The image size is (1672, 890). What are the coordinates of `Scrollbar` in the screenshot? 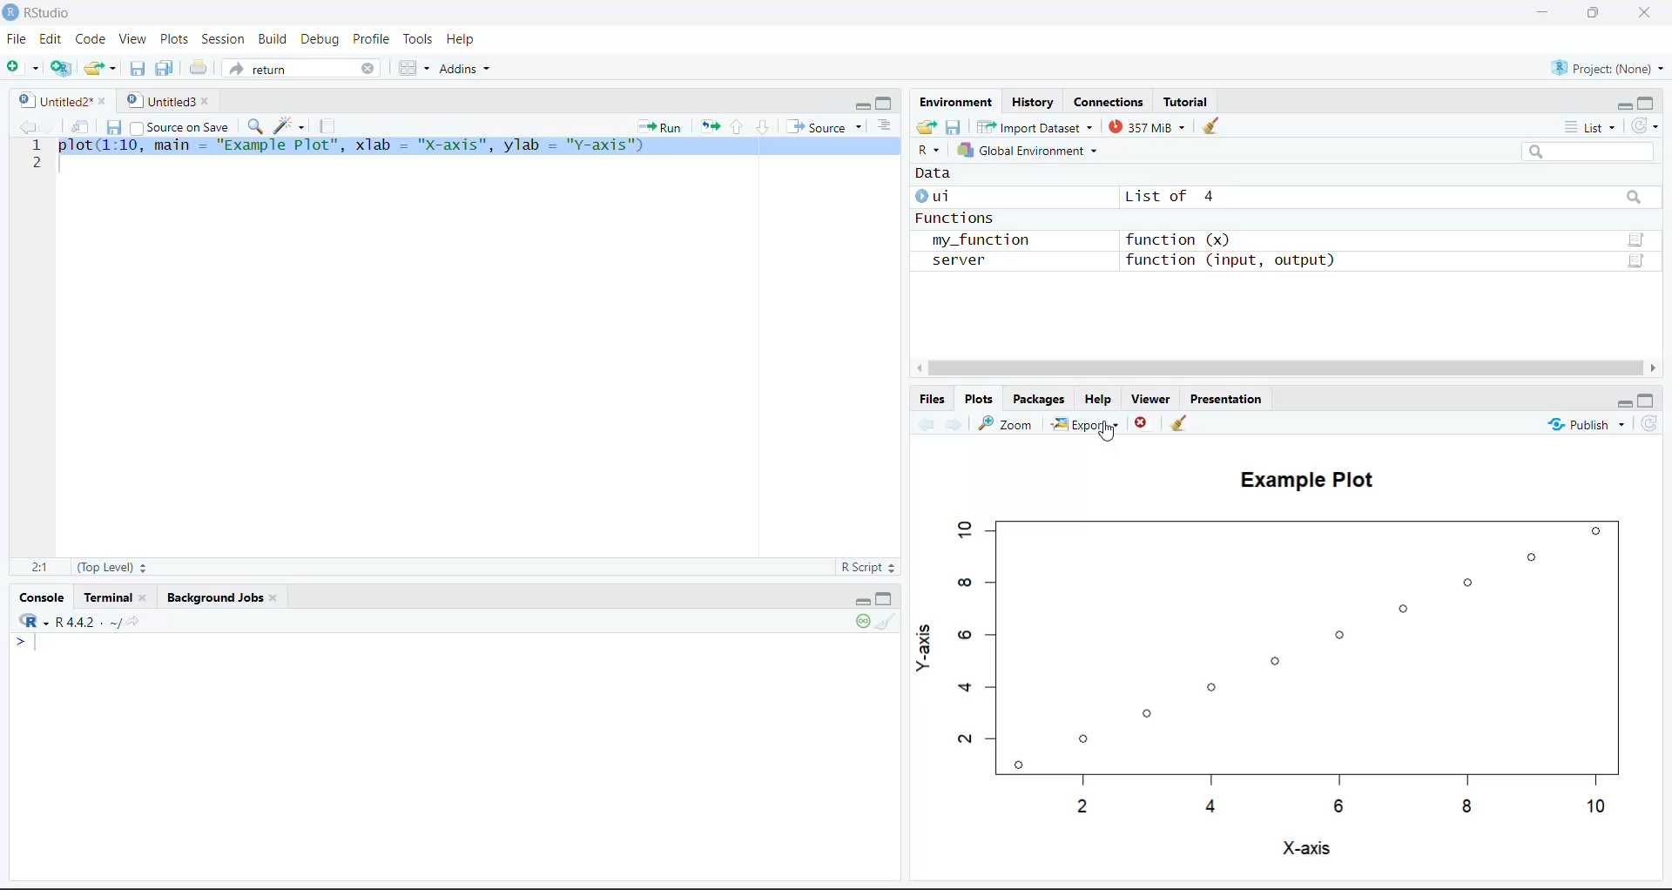 It's located at (1283, 367).